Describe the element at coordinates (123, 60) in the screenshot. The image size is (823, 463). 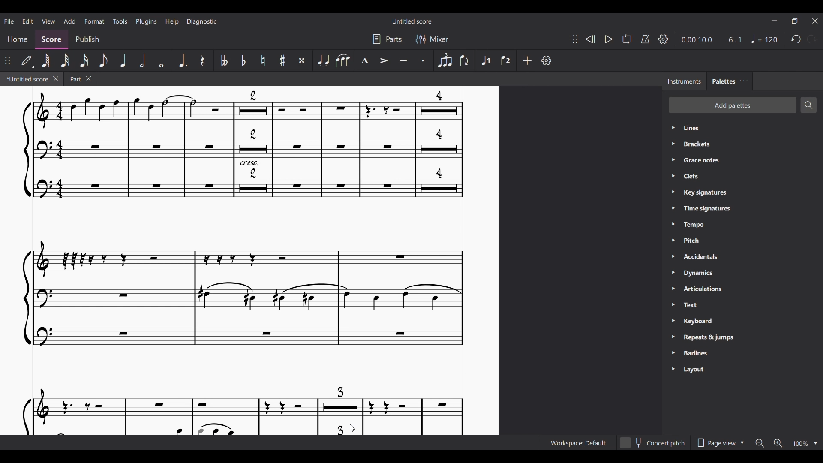
I see `Quarter note` at that location.